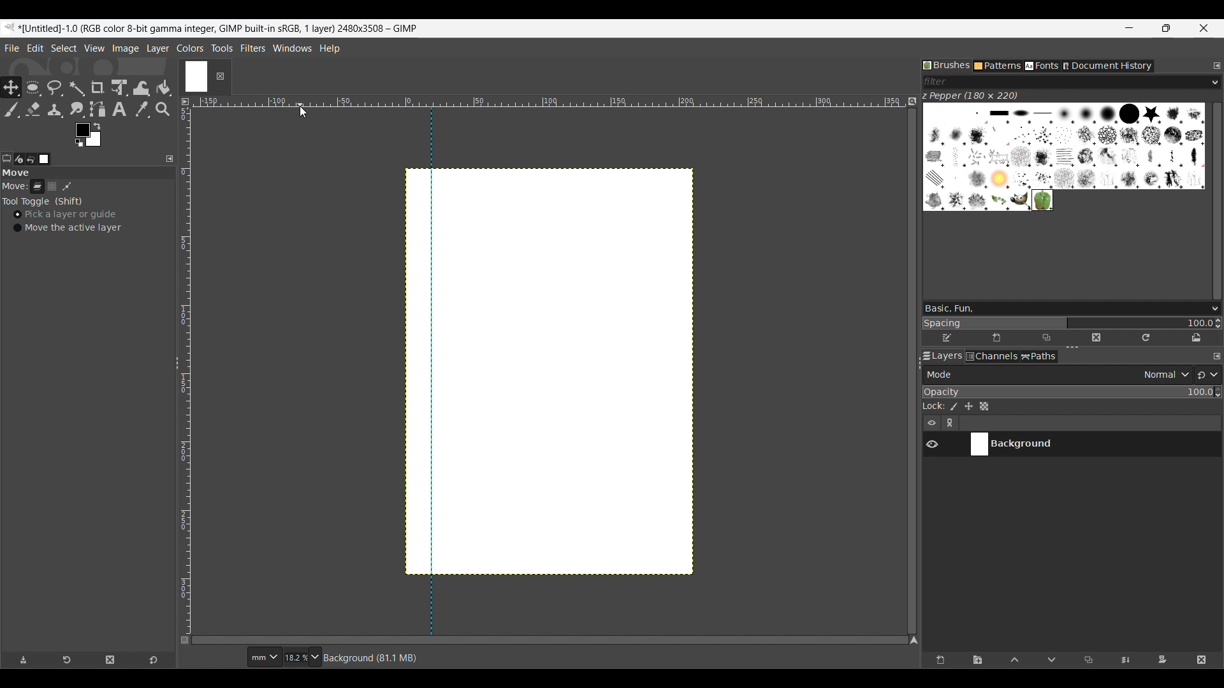 The image size is (1224, 688). What do you see at coordinates (1068, 392) in the screenshot?
I see `Scale to change opacity` at bounding box center [1068, 392].